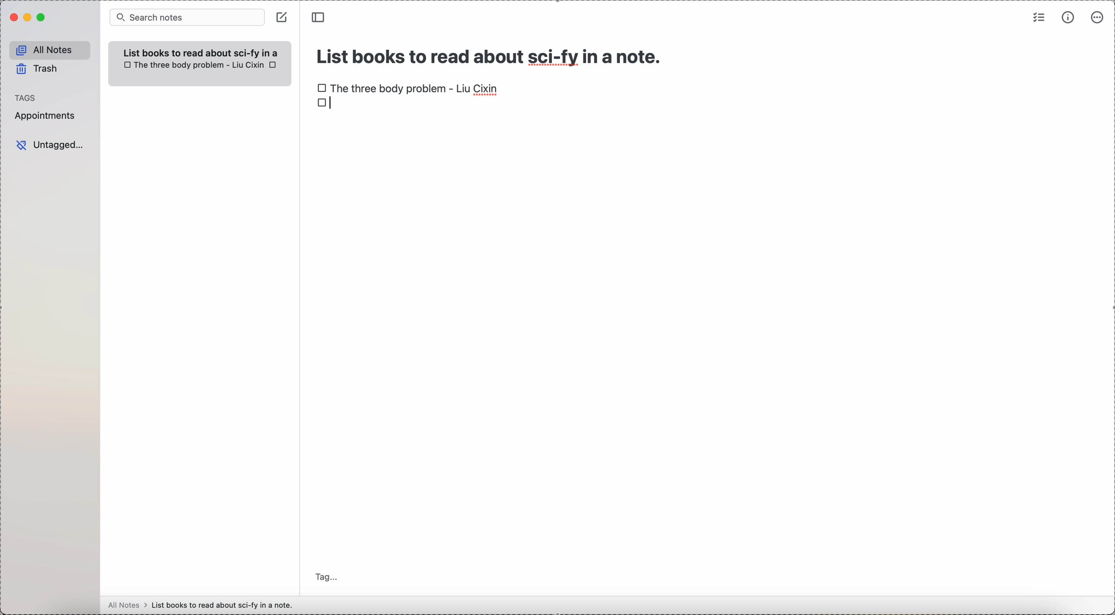 The height and width of the screenshot is (615, 1115). What do you see at coordinates (319, 17) in the screenshot?
I see `toggle sidebar` at bounding box center [319, 17].